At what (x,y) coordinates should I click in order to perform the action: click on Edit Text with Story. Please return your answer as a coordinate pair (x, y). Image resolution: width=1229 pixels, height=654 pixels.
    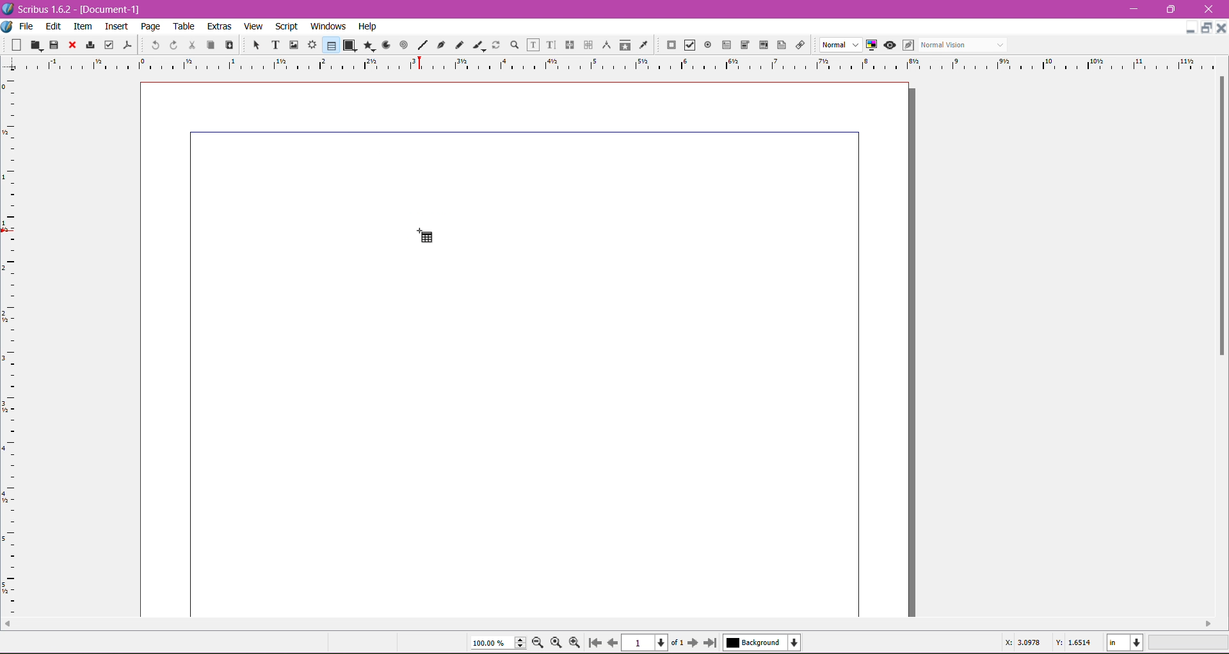
    Looking at the image, I should click on (551, 45).